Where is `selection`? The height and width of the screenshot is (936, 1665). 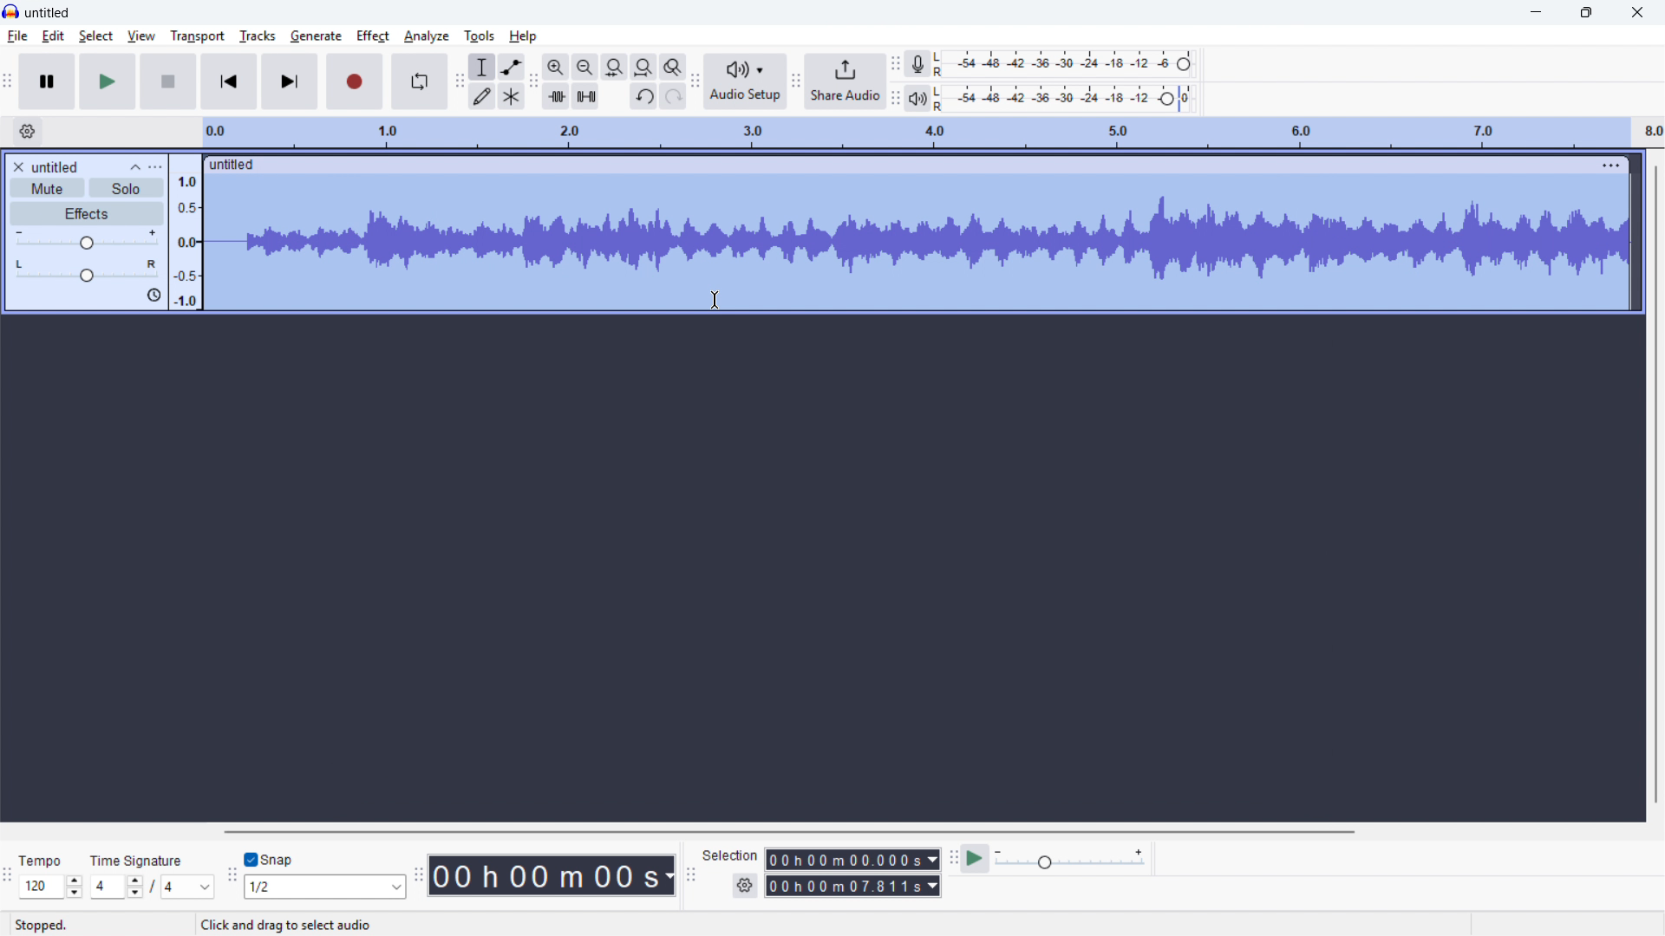 selection is located at coordinates (730, 855).